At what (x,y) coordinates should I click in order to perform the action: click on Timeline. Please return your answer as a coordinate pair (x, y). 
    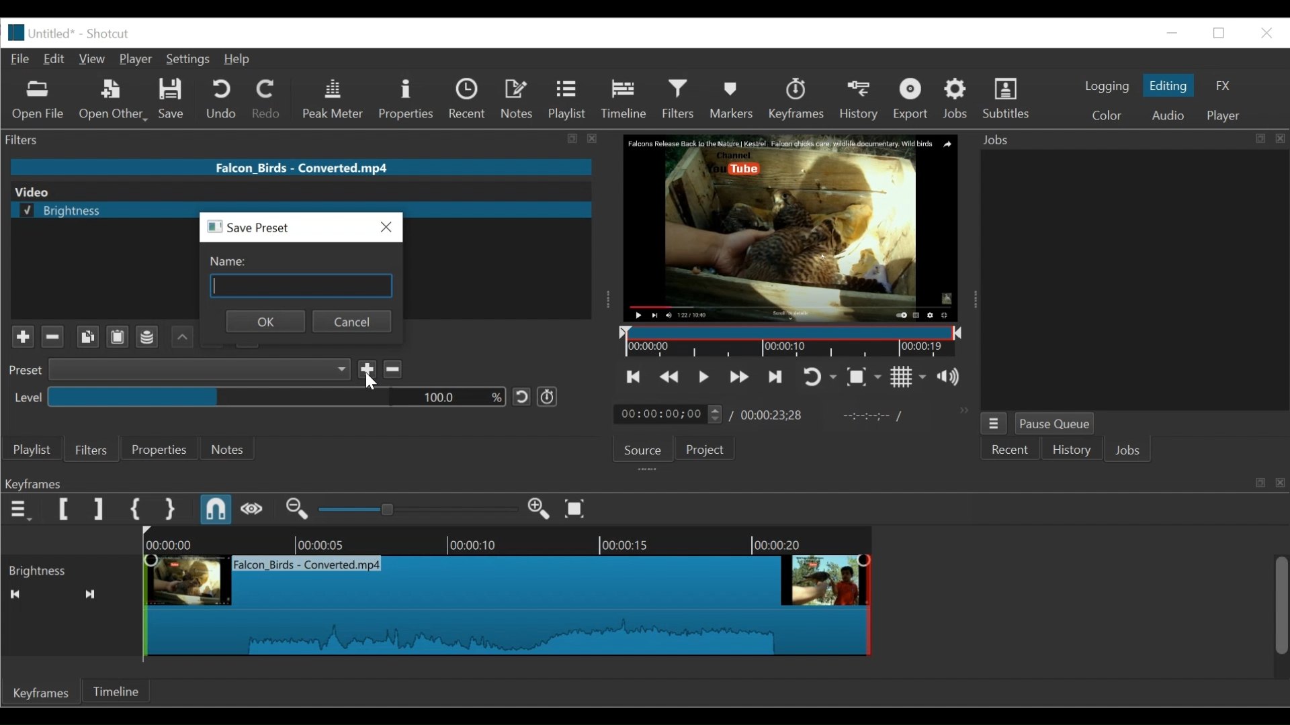
    Looking at the image, I should click on (116, 690).